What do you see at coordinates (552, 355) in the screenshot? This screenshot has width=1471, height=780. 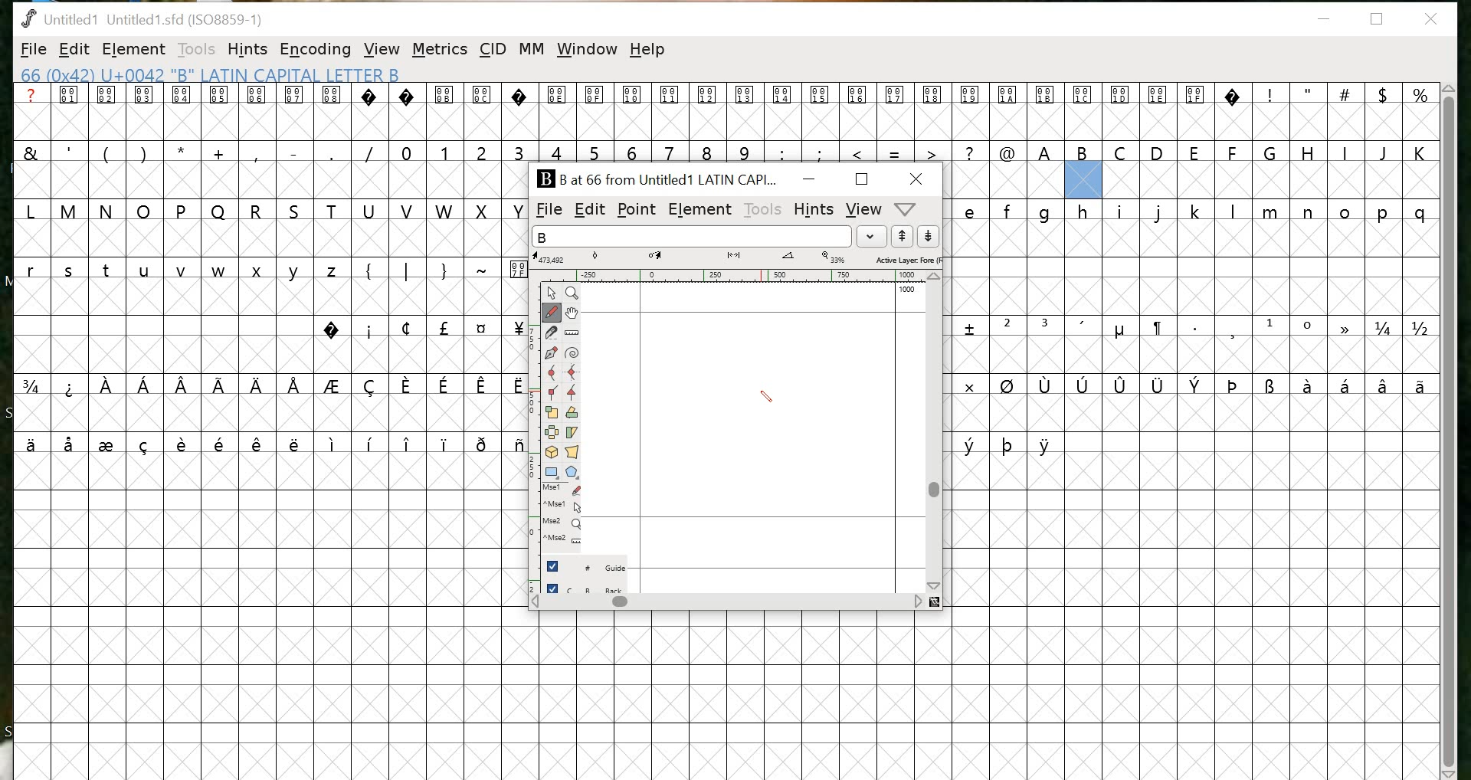 I see `Pen` at bounding box center [552, 355].